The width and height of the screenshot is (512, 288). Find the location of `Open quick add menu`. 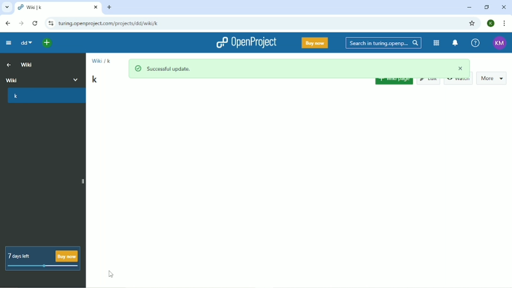

Open quick add menu is located at coordinates (45, 42).